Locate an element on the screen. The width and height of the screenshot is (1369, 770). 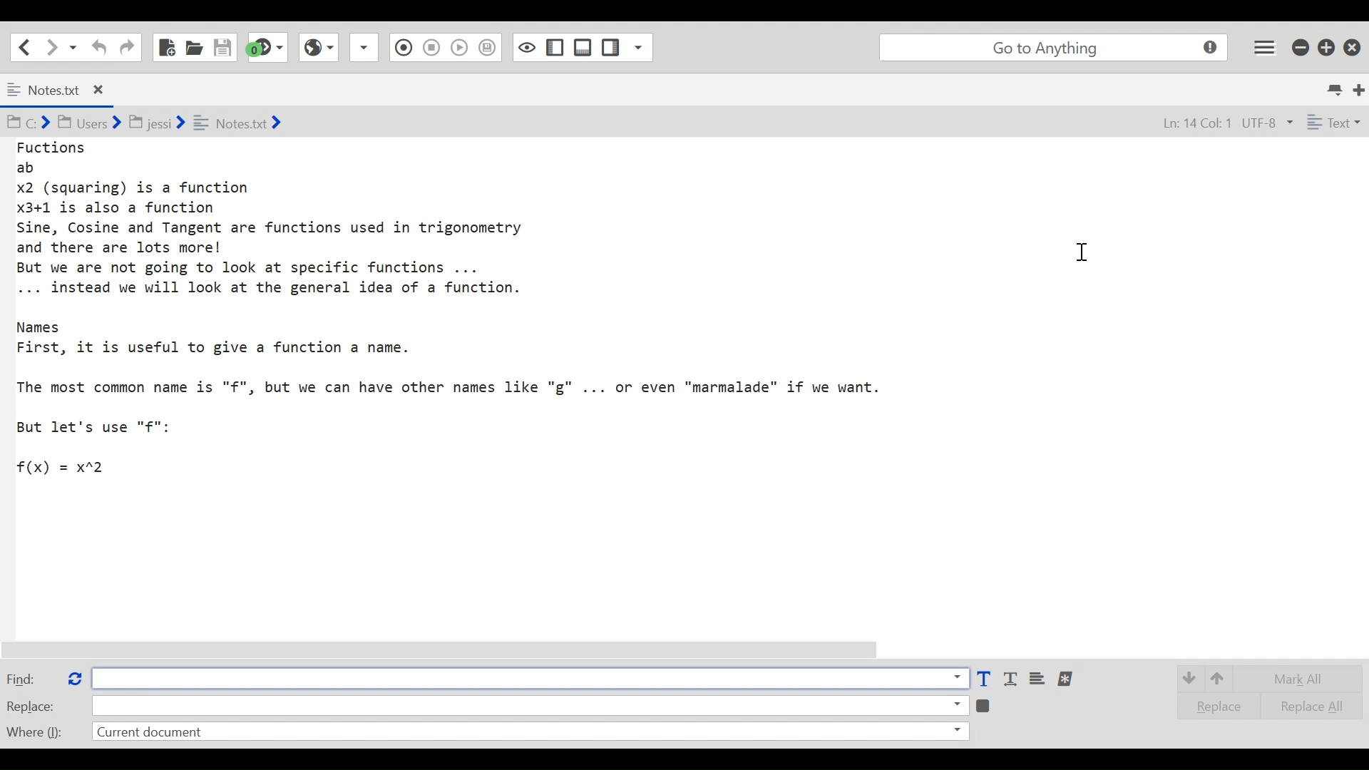
Open File is located at coordinates (194, 47).